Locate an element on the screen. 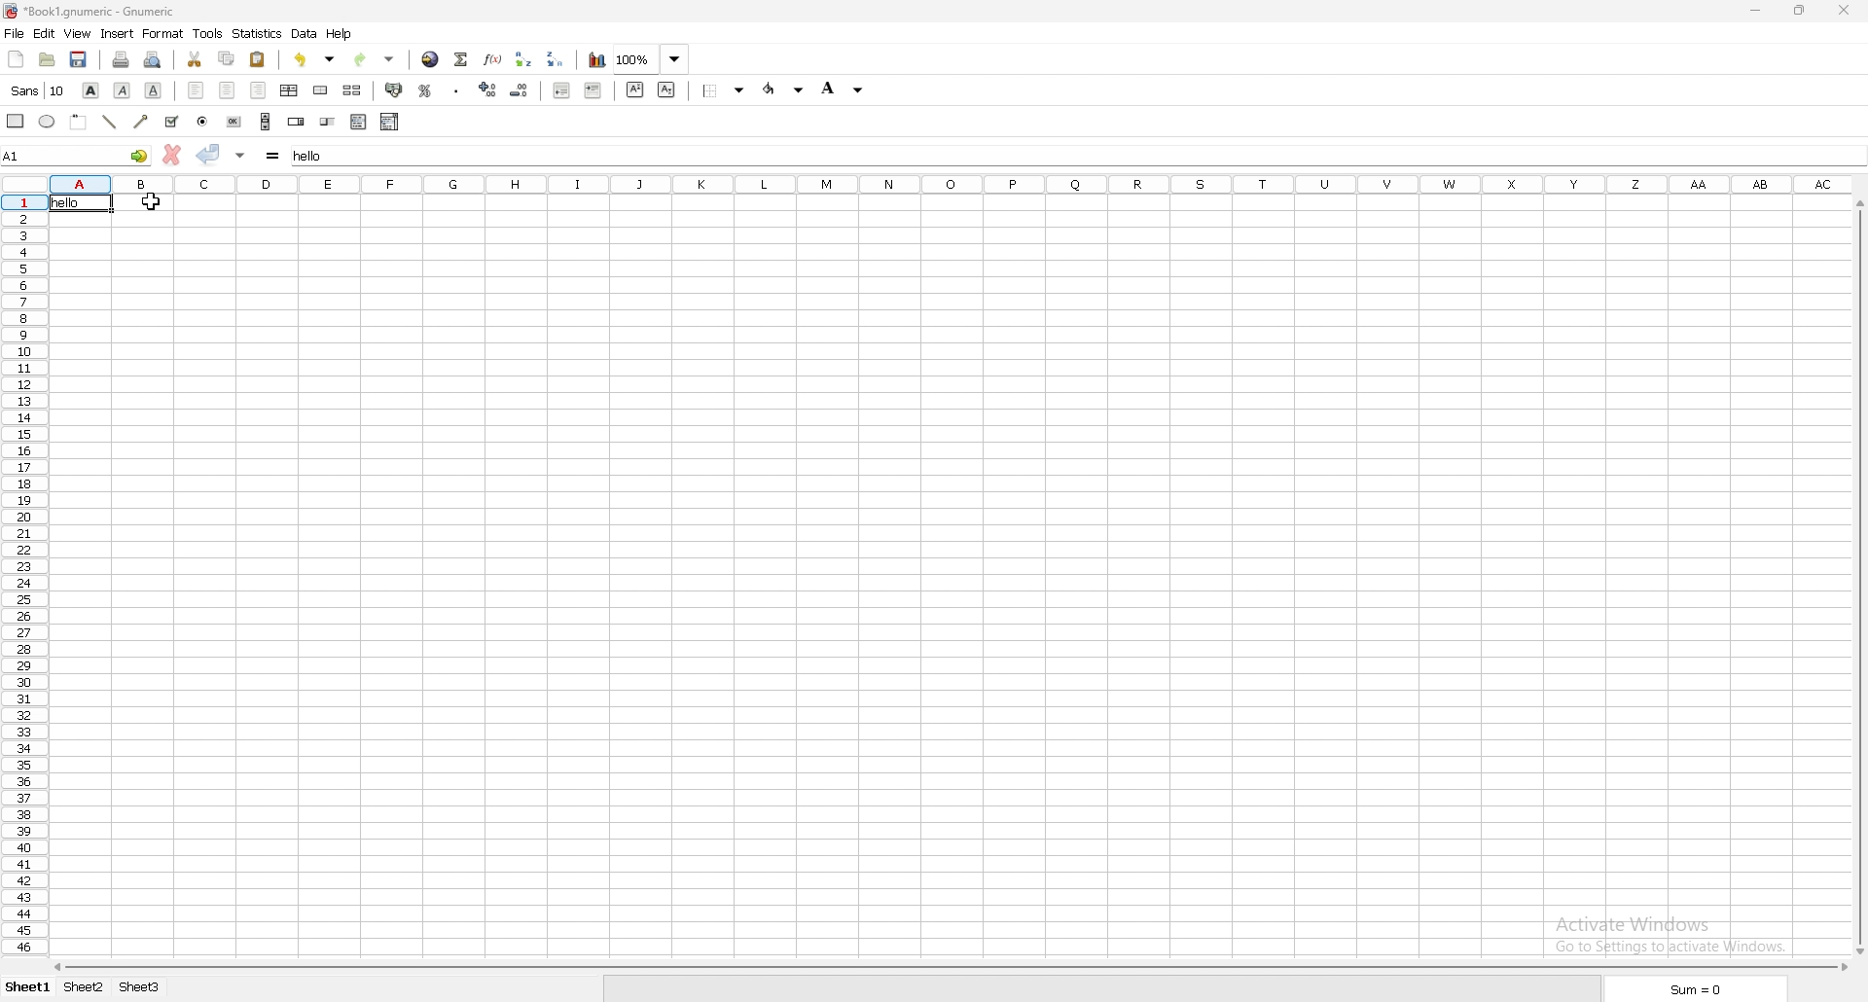 The height and width of the screenshot is (1002, 1868). align right is located at coordinates (259, 91).